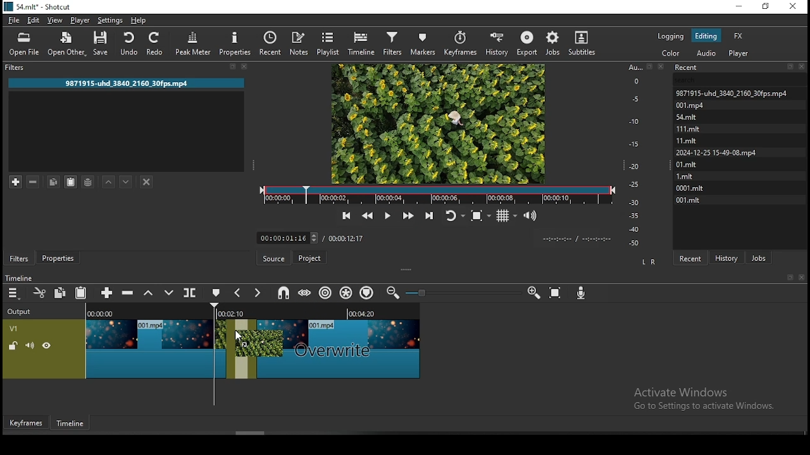 The image size is (810, 455). What do you see at coordinates (56, 258) in the screenshot?
I see `properties` at bounding box center [56, 258].